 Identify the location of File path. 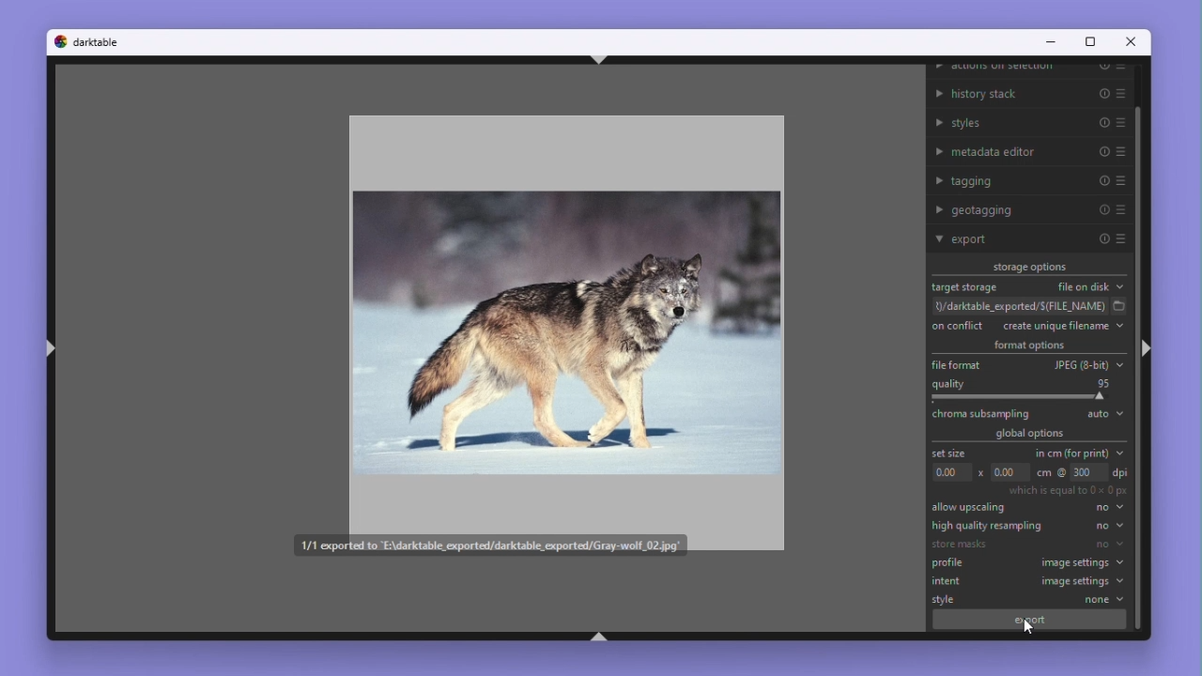
(1019, 307).